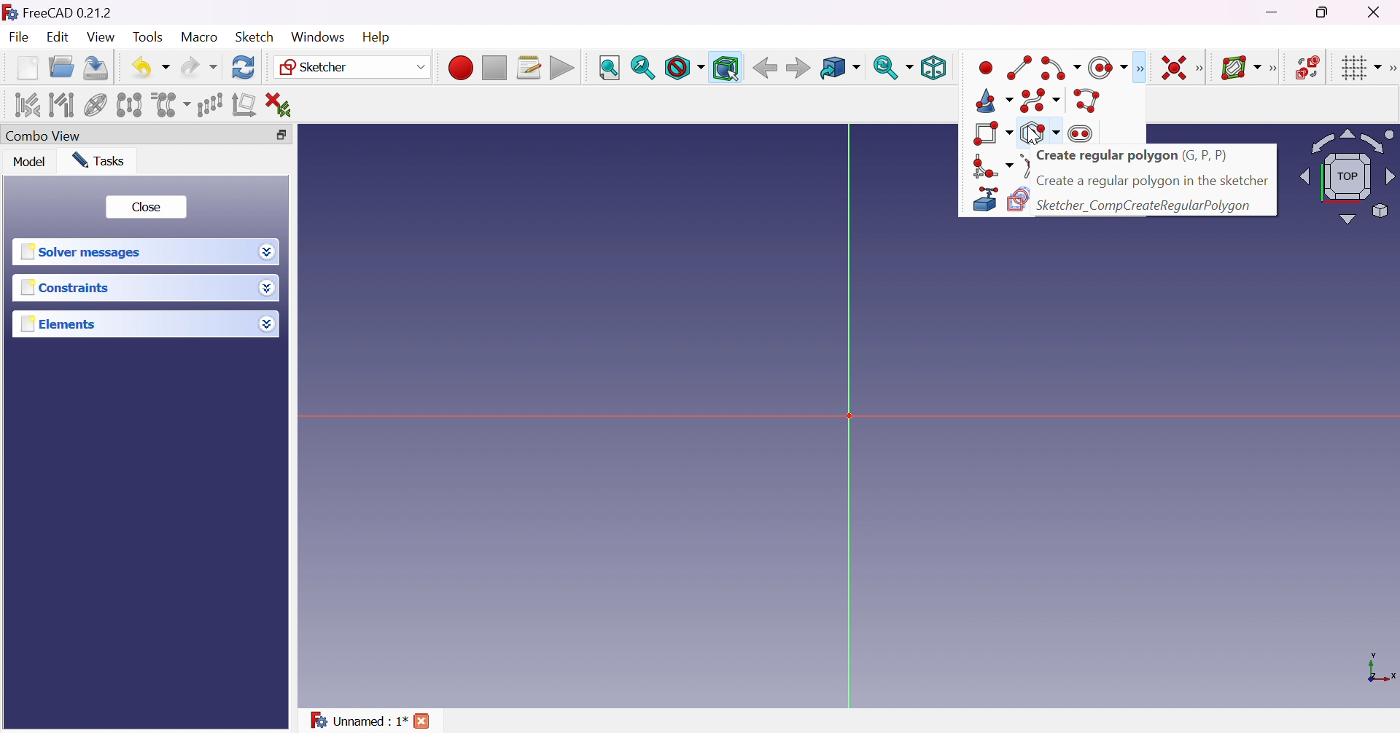 The width and height of the screenshot is (1400, 733). What do you see at coordinates (562, 69) in the screenshot?
I see `Execute macro` at bounding box center [562, 69].